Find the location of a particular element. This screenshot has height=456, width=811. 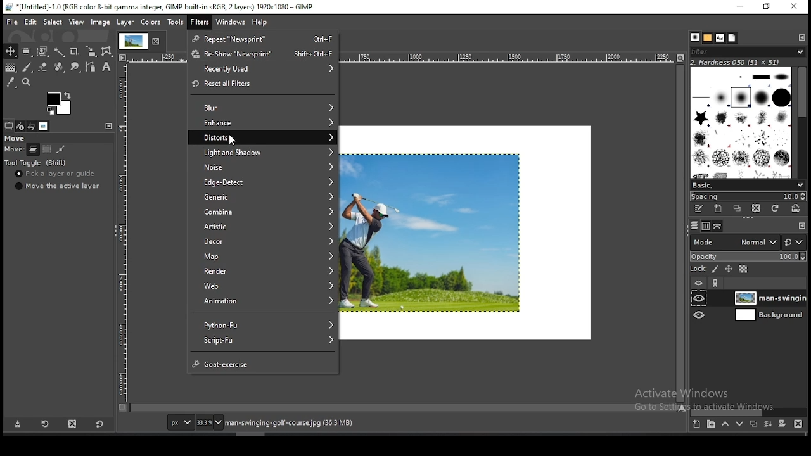

undo history is located at coordinates (30, 126).